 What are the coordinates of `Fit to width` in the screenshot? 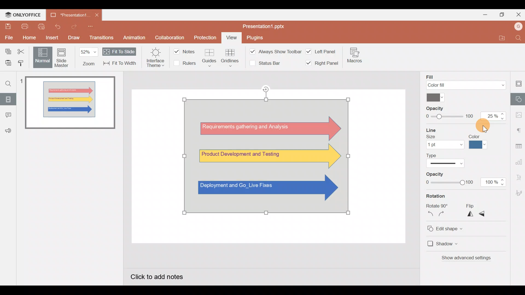 It's located at (120, 64).